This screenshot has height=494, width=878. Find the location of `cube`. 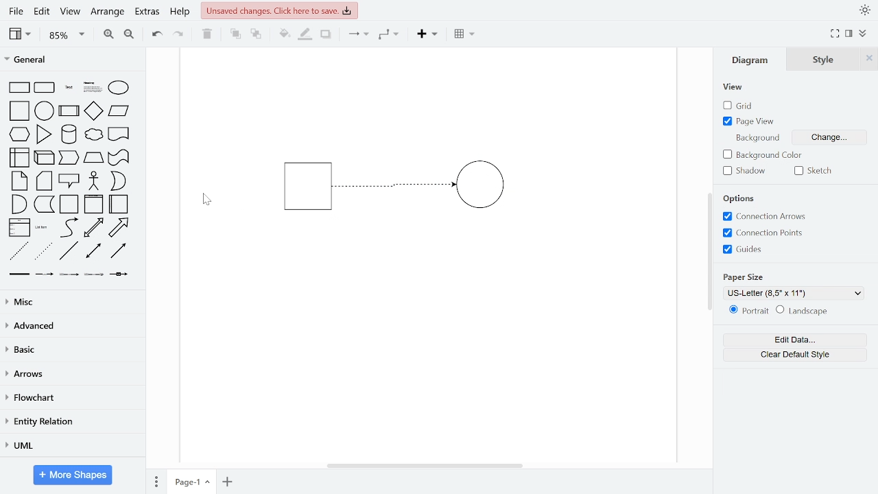

cube is located at coordinates (45, 156).